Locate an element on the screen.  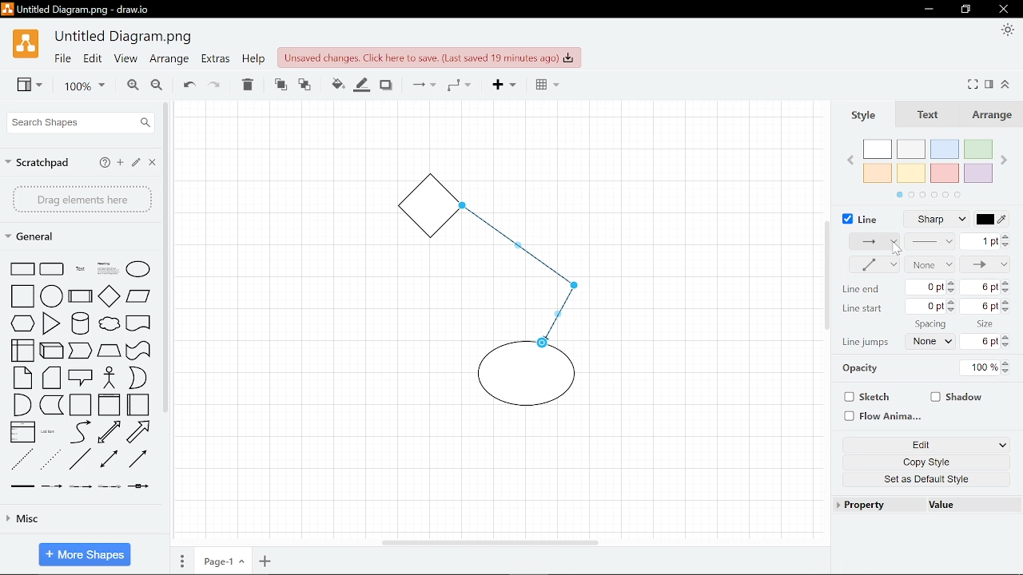
Line start spacing is located at coordinates (983, 307).